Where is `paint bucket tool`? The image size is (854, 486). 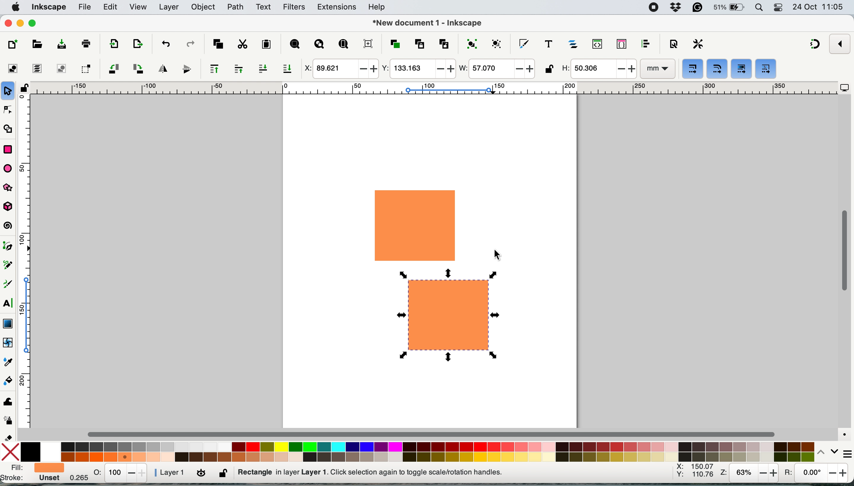
paint bucket tool is located at coordinates (9, 382).